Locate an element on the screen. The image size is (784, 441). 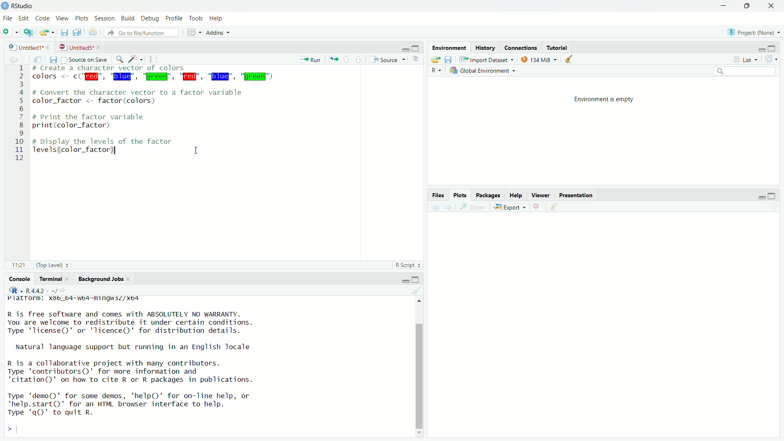
typing cursor is located at coordinates (20, 430).